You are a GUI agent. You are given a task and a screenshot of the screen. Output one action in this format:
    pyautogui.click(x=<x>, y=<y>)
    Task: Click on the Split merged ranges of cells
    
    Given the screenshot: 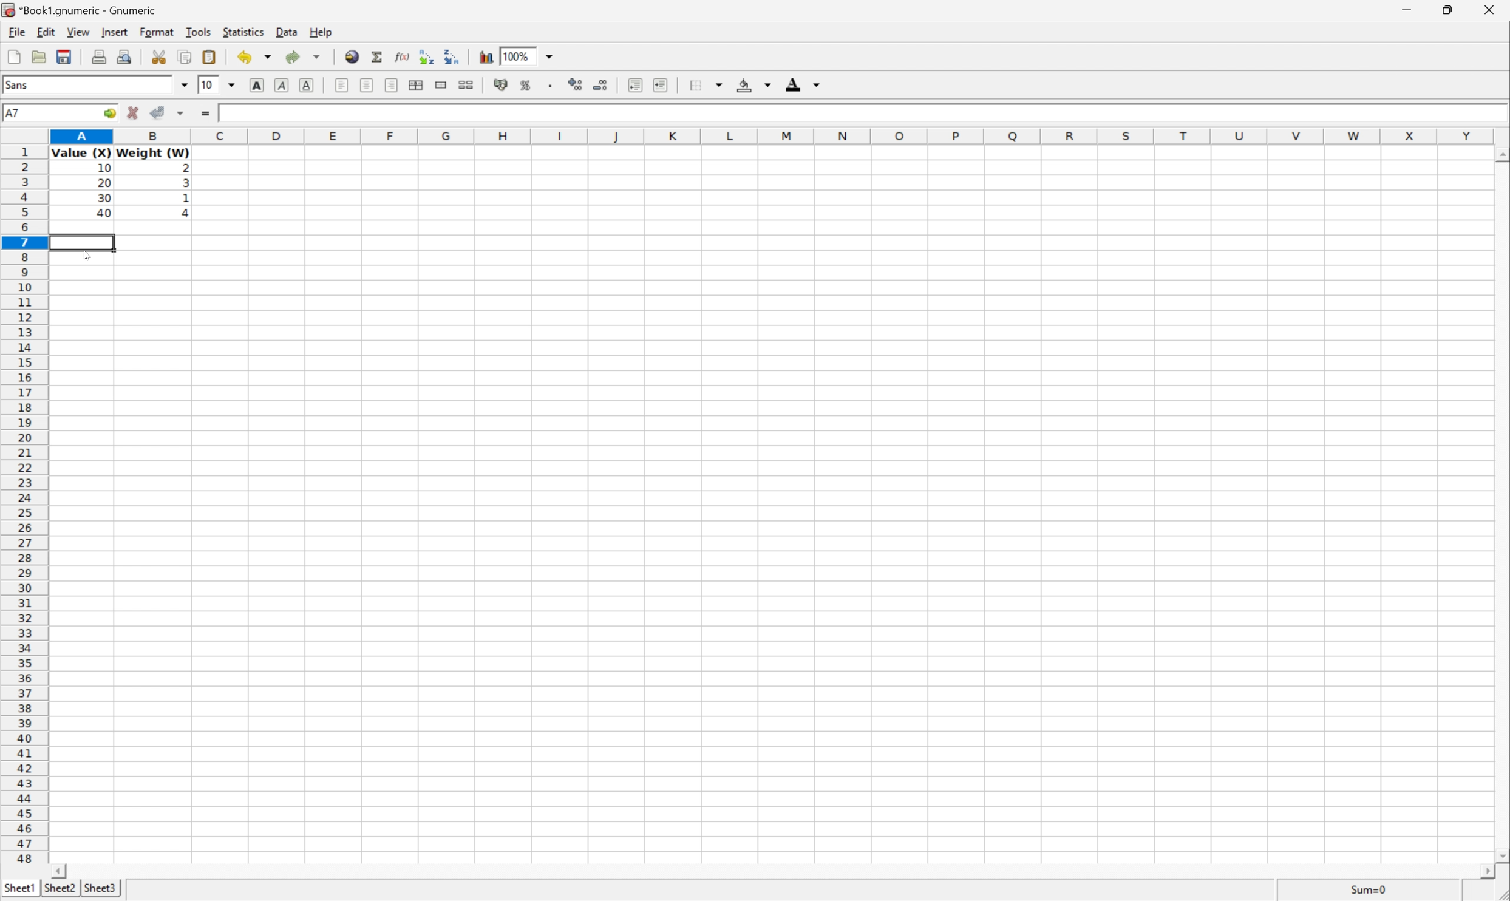 What is the action you would take?
    pyautogui.click(x=468, y=86)
    